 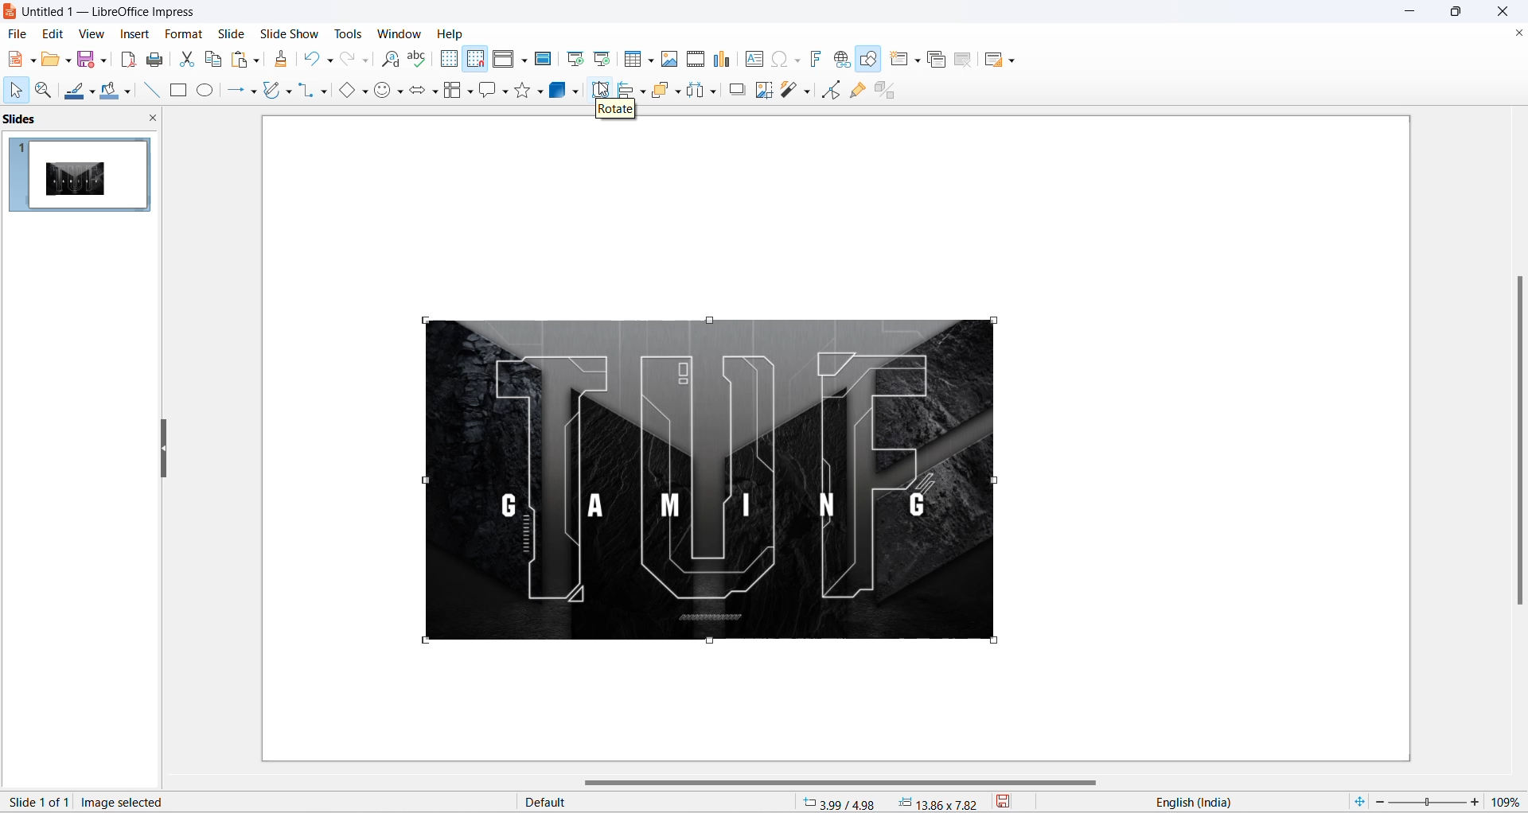 I want to click on new file options, so click(x=34, y=61).